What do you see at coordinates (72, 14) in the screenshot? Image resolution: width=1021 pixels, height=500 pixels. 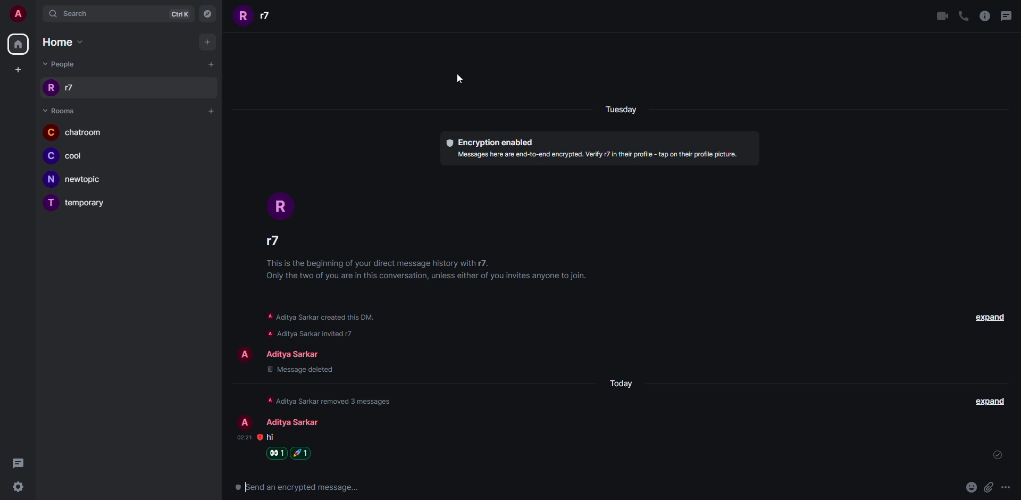 I see `search` at bounding box center [72, 14].